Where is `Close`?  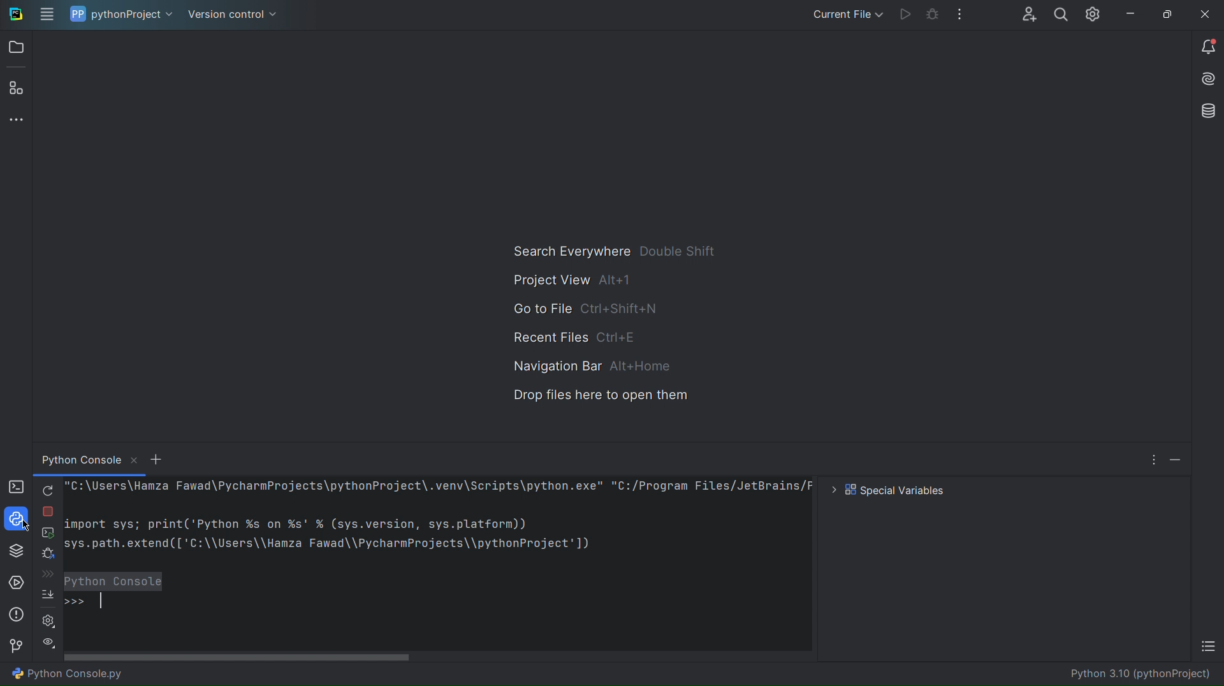 Close is located at coordinates (1205, 14).